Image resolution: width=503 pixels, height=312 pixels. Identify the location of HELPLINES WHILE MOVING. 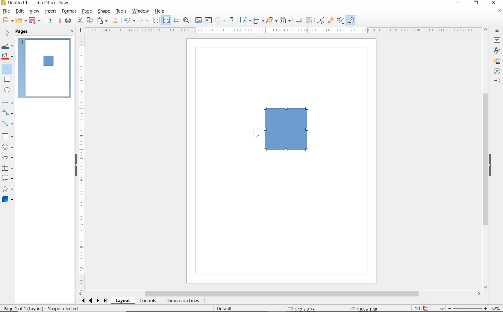
(178, 21).